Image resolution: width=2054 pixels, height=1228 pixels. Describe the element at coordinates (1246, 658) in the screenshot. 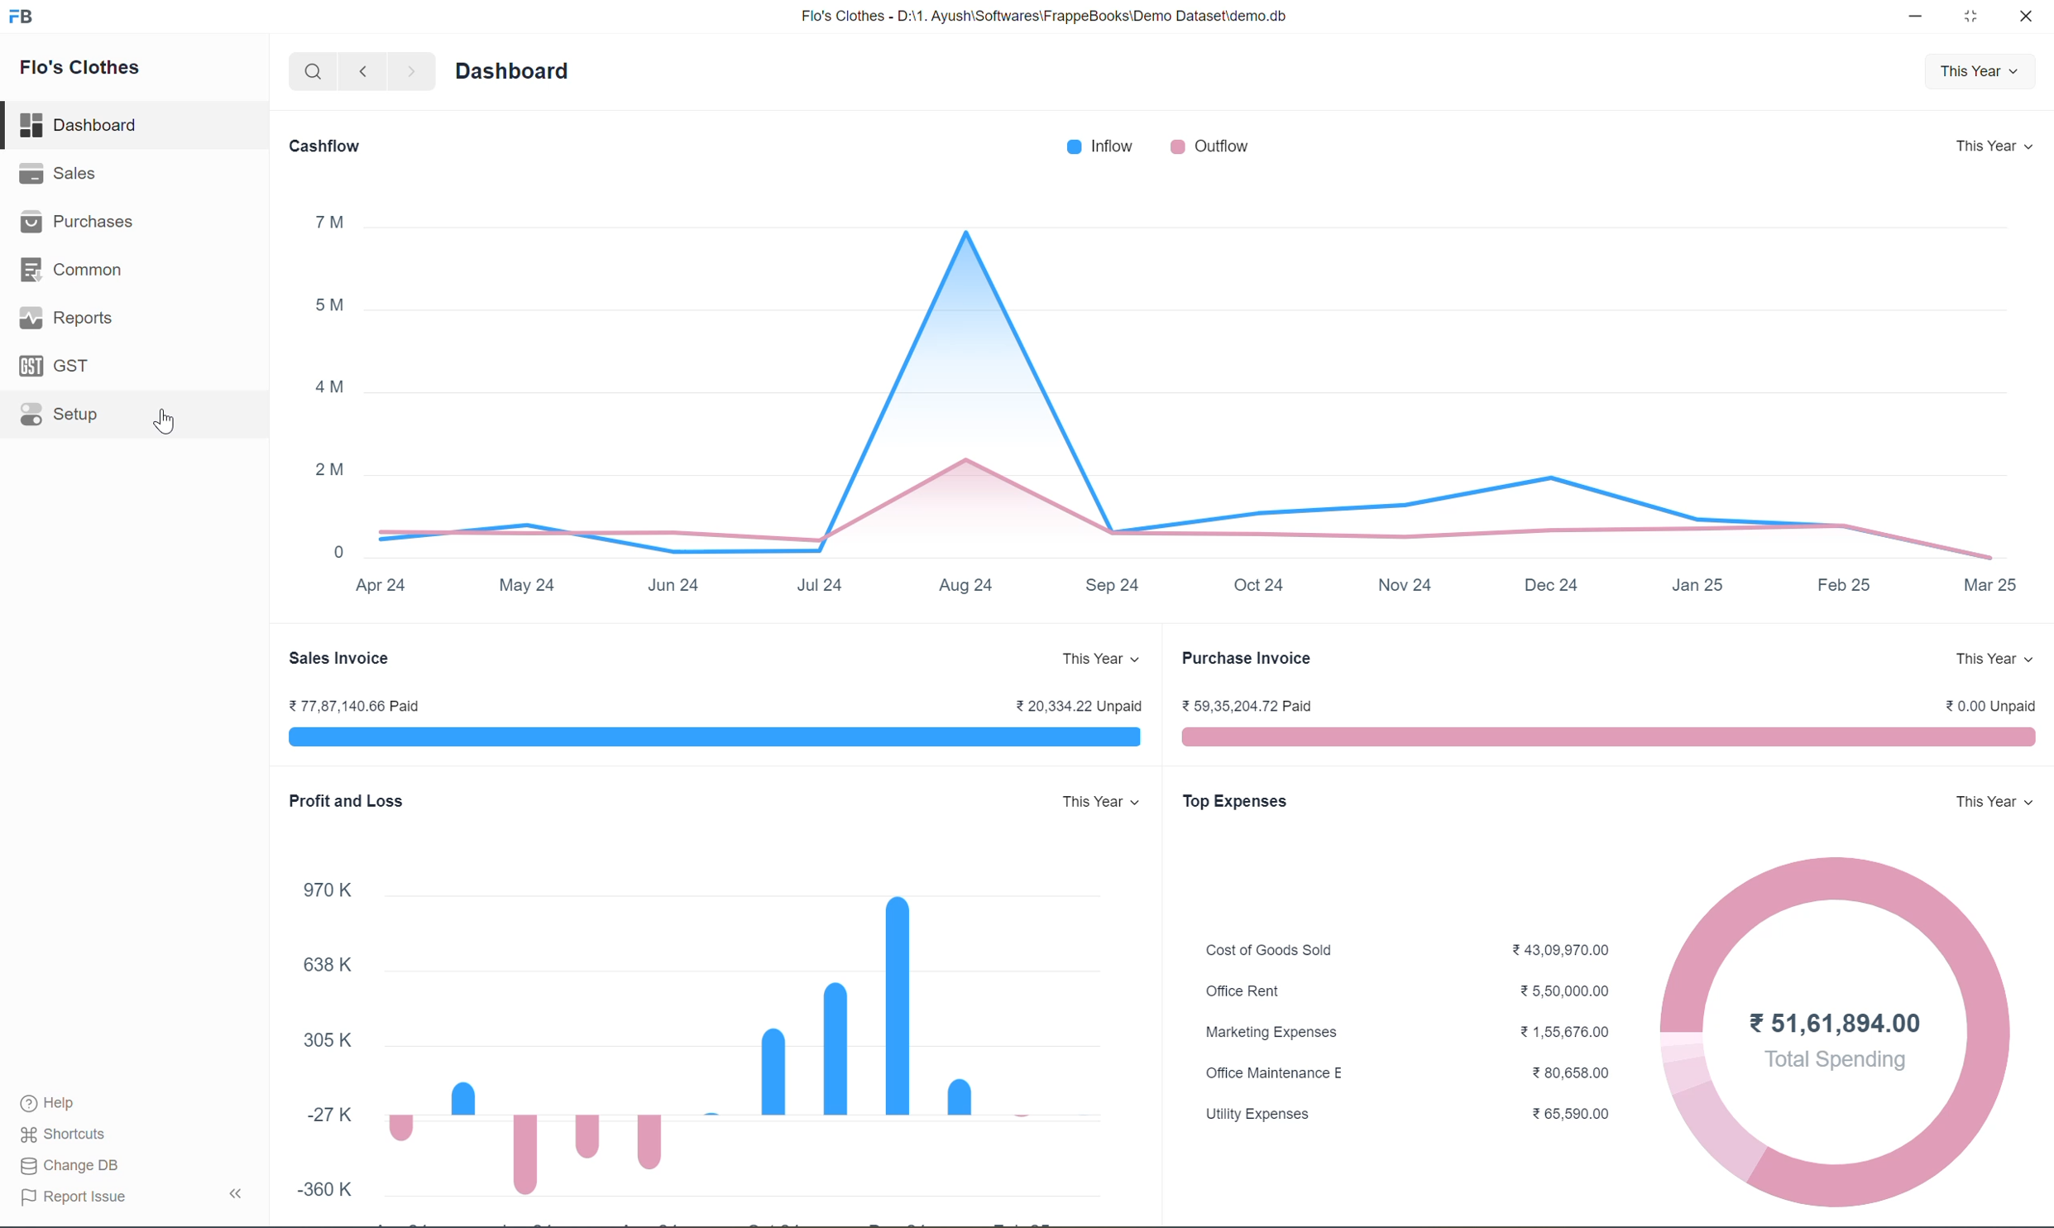

I see `Purchase Invoice` at that location.